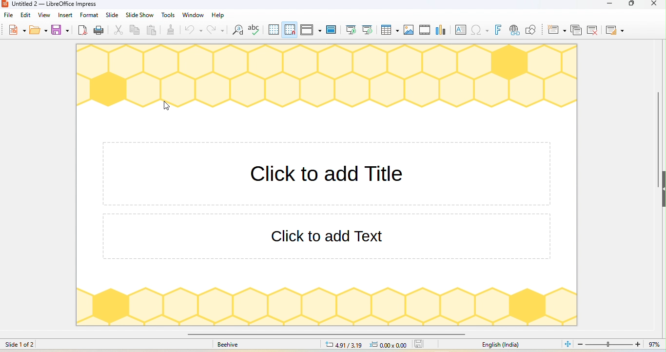  I want to click on table, so click(391, 30).